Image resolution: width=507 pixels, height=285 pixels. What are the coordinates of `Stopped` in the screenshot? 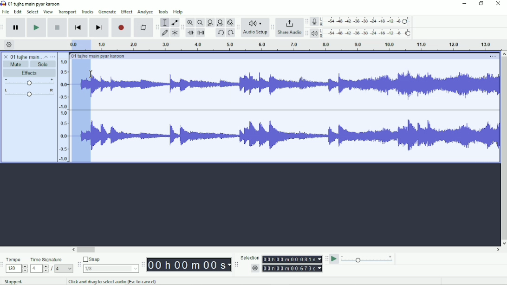 It's located at (20, 280).